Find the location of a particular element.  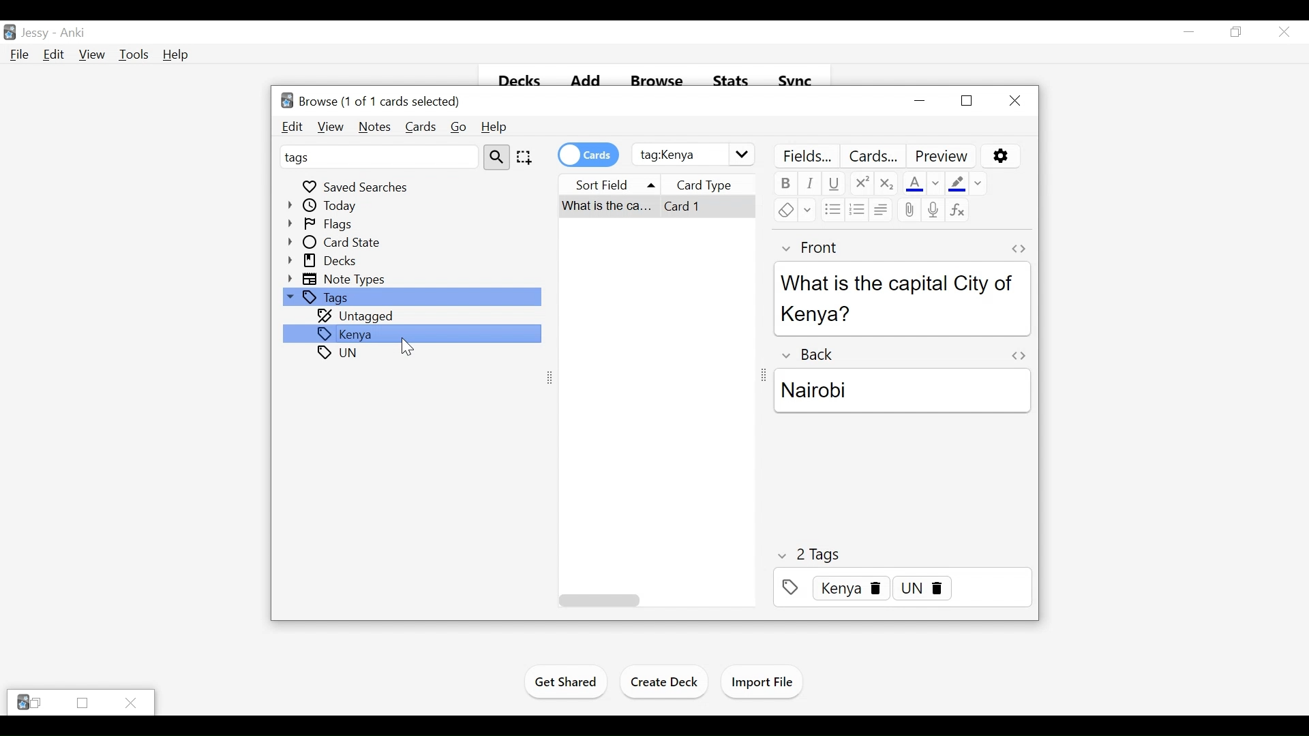

Options is located at coordinates (1000, 155).